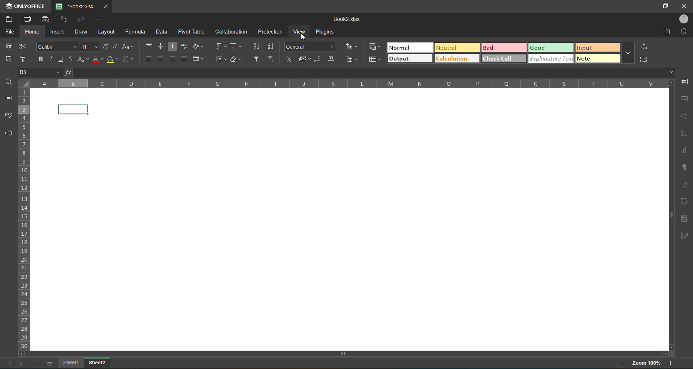 This screenshot has width=693, height=369. I want to click on spellcheck, so click(9, 116).